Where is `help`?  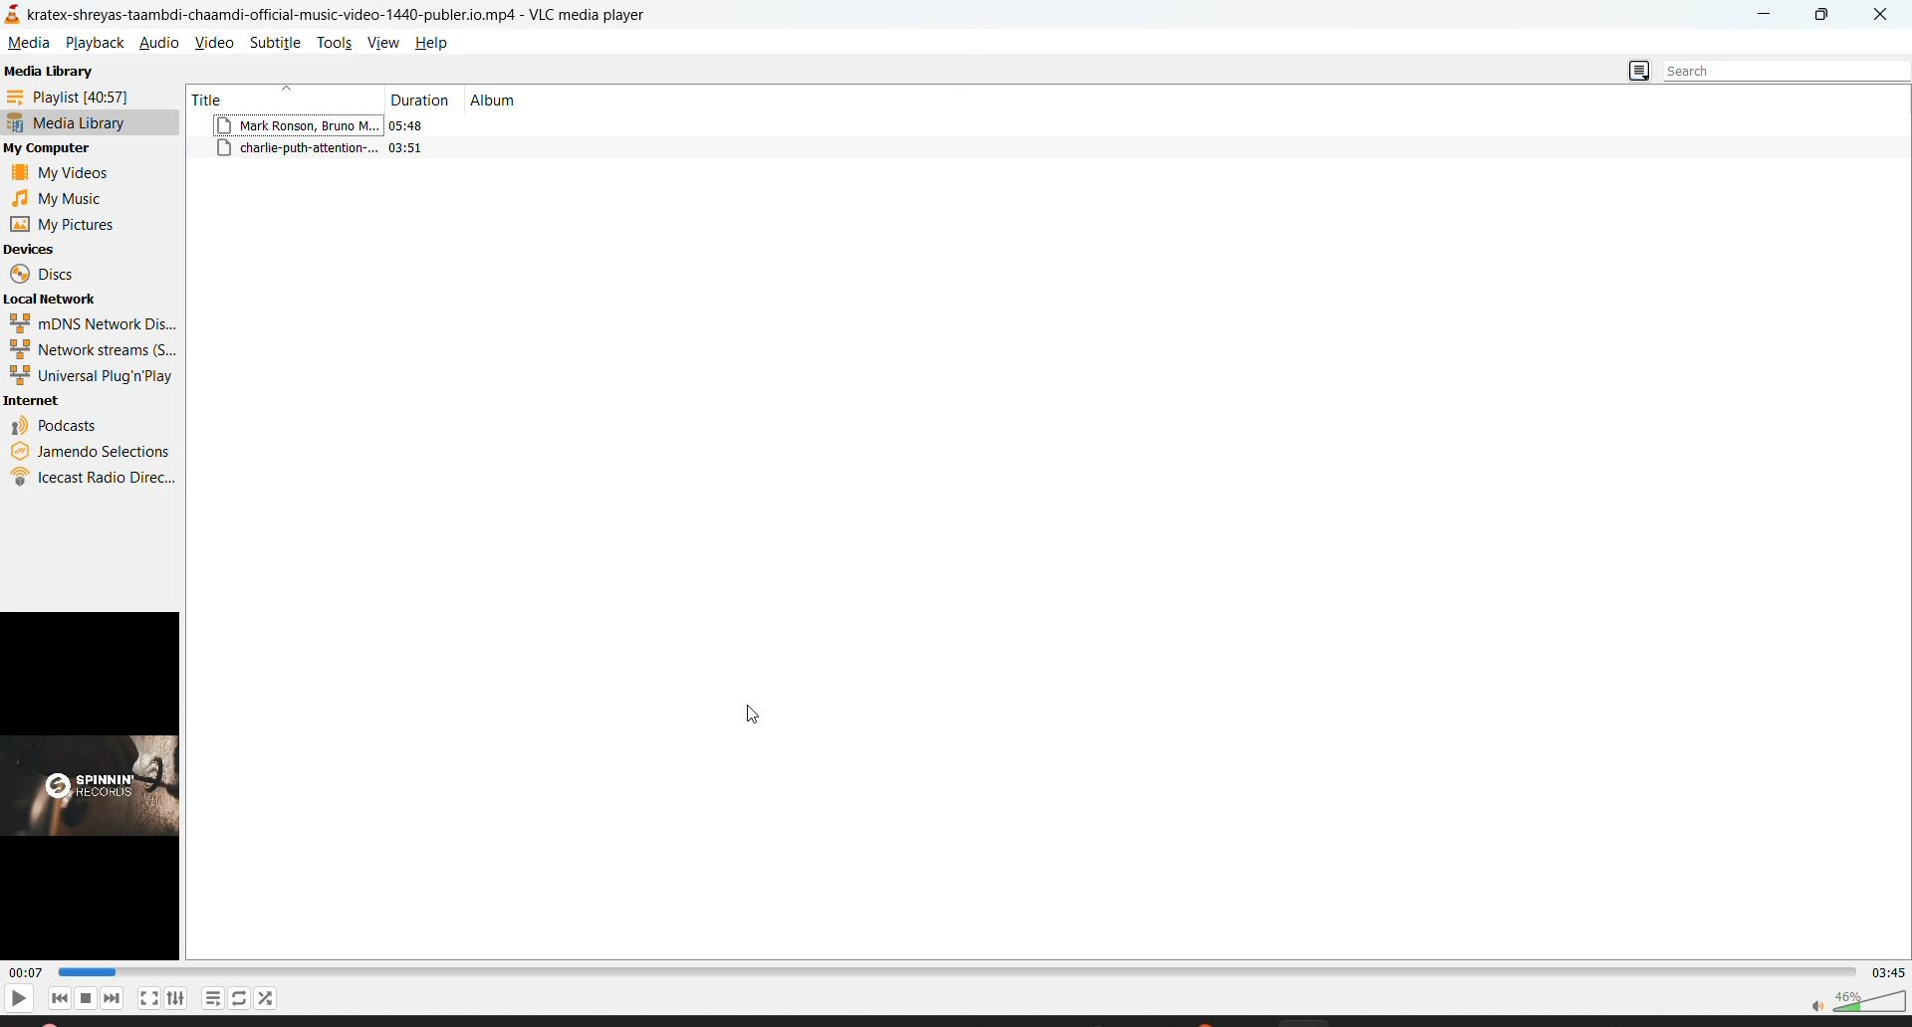
help is located at coordinates (430, 43).